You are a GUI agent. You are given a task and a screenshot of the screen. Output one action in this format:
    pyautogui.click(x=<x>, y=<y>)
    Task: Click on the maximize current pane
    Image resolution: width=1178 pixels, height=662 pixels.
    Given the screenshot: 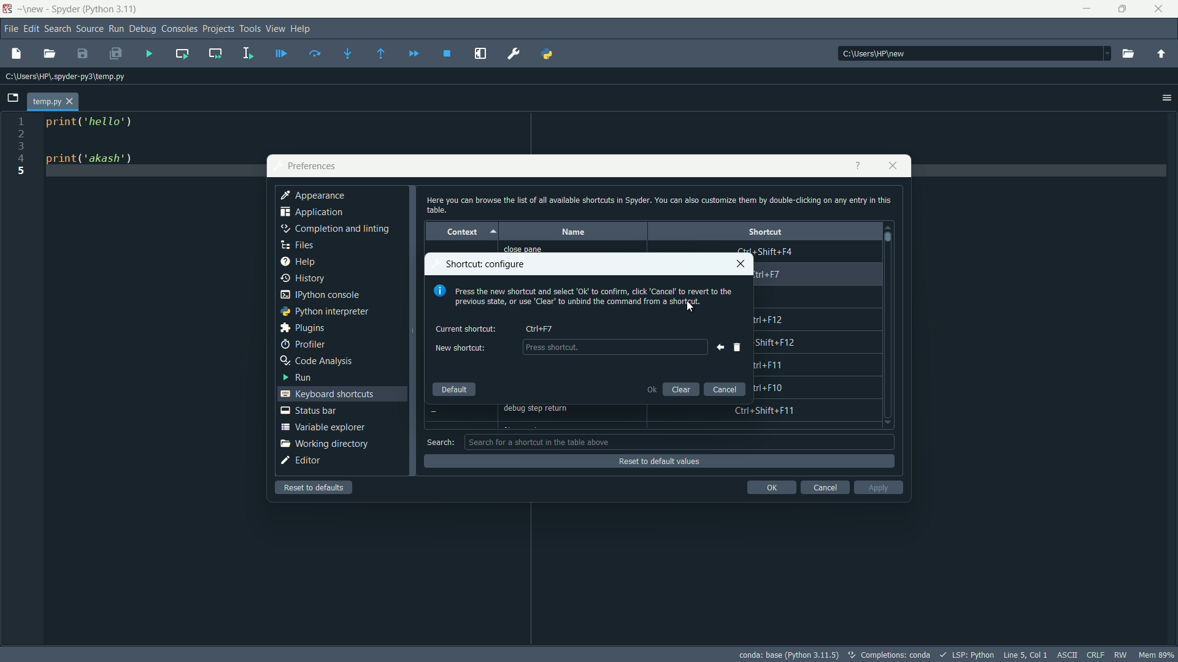 What is the action you would take?
    pyautogui.click(x=480, y=54)
    